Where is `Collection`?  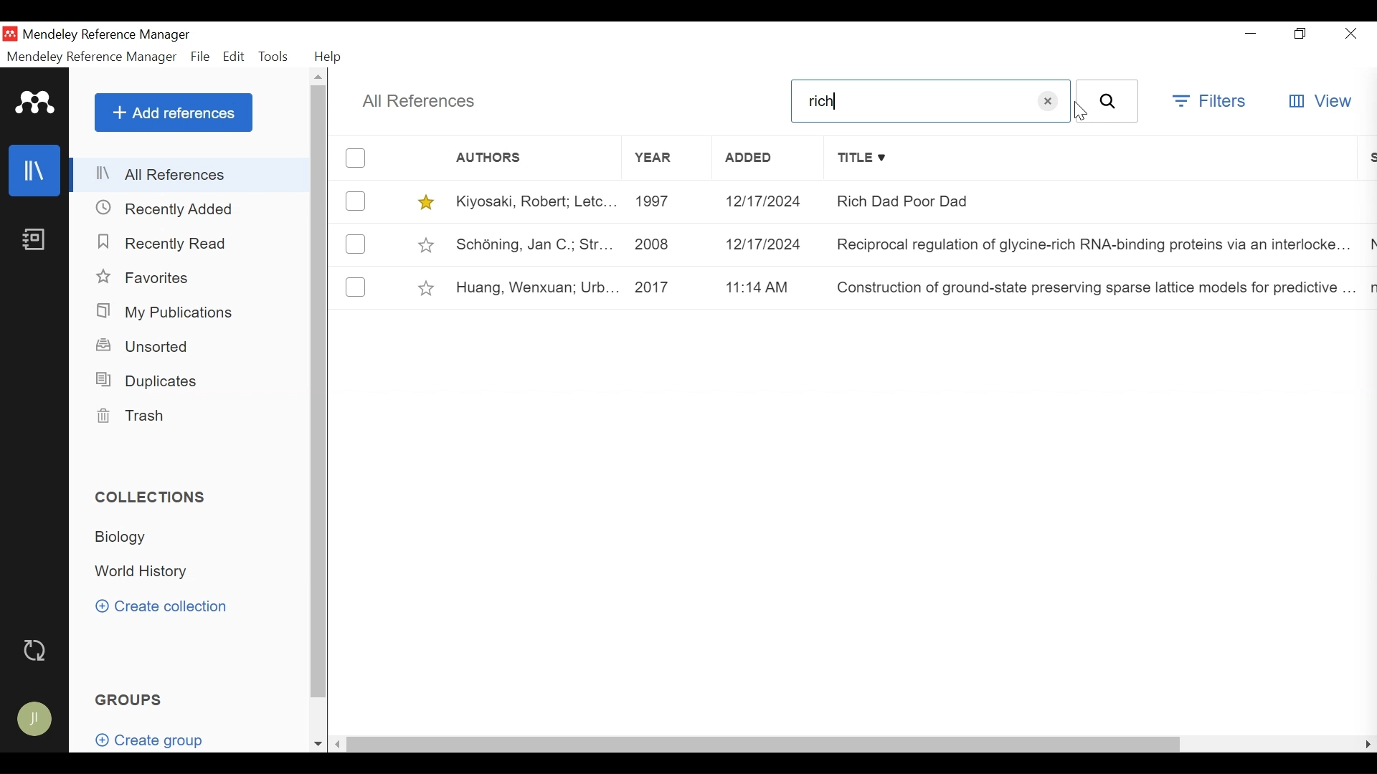 Collection is located at coordinates (131, 540).